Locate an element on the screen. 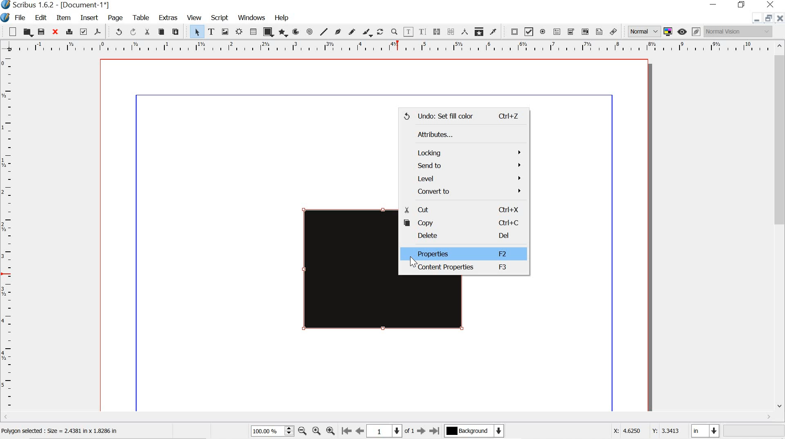 The width and height of the screenshot is (785, 439). text frame is located at coordinates (212, 31).